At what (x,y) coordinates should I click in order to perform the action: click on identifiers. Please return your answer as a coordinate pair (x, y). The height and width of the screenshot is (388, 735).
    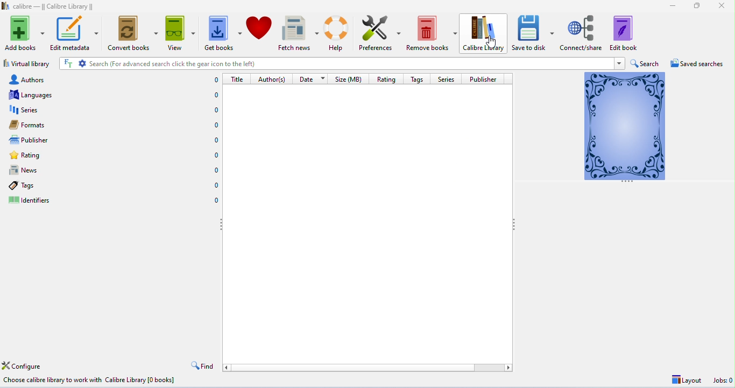
    Looking at the image, I should click on (113, 200).